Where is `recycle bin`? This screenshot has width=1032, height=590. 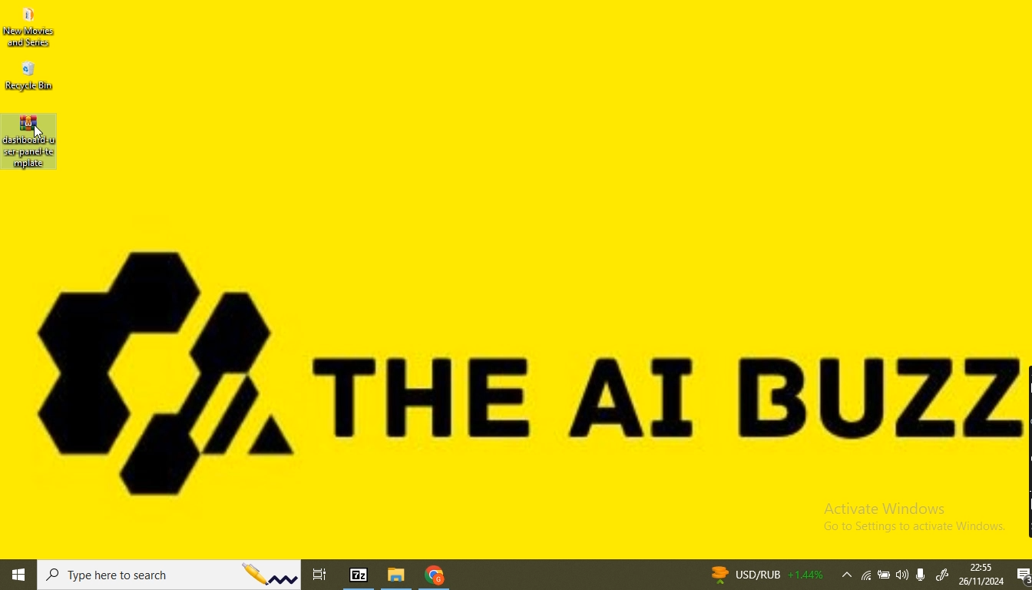
recycle bin is located at coordinates (30, 77).